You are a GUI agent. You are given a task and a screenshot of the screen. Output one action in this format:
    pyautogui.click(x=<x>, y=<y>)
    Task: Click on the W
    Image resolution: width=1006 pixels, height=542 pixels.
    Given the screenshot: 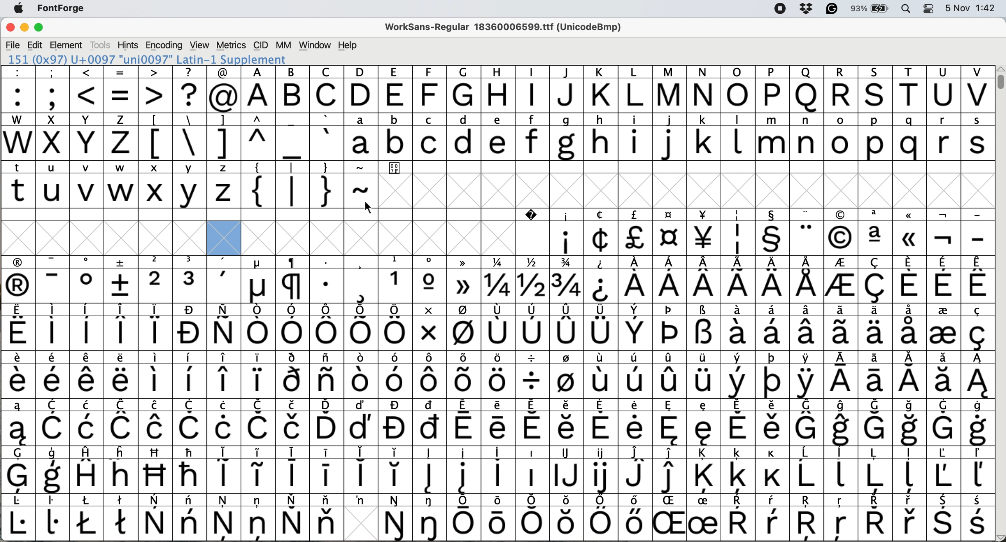 What is the action you would take?
    pyautogui.click(x=19, y=137)
    